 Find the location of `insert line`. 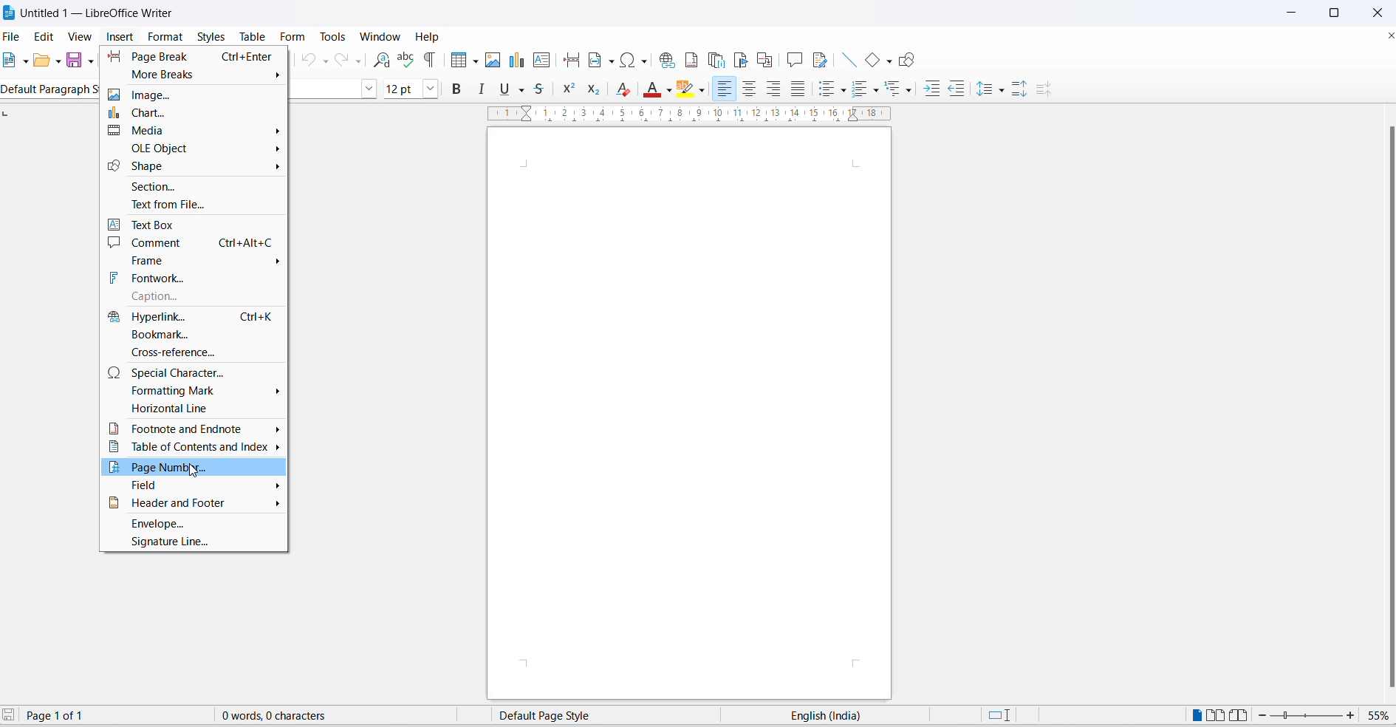

insert line is located at coordinates (849, 58).